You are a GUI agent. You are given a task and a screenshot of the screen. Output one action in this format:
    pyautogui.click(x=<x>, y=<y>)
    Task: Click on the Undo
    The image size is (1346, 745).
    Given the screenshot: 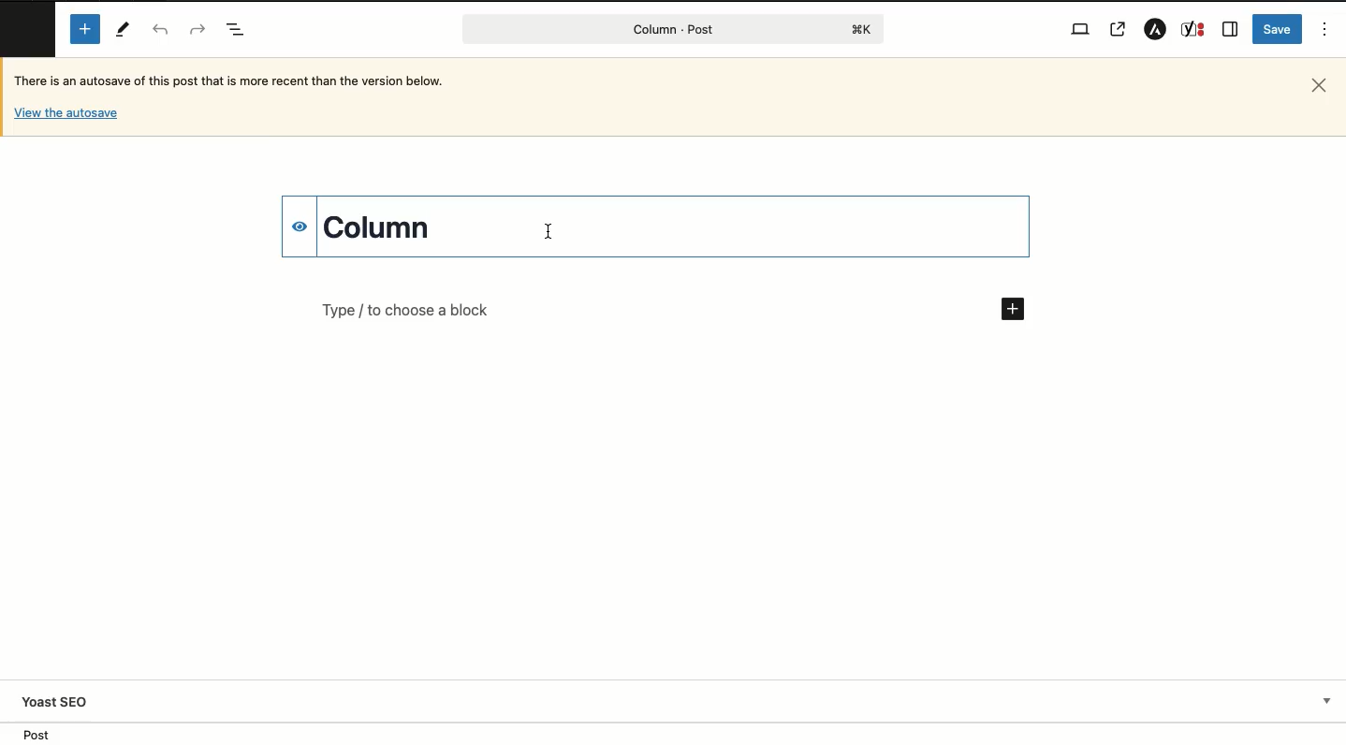 What is the action you would take?
    pyautogui.click(x=161, y=29)
    